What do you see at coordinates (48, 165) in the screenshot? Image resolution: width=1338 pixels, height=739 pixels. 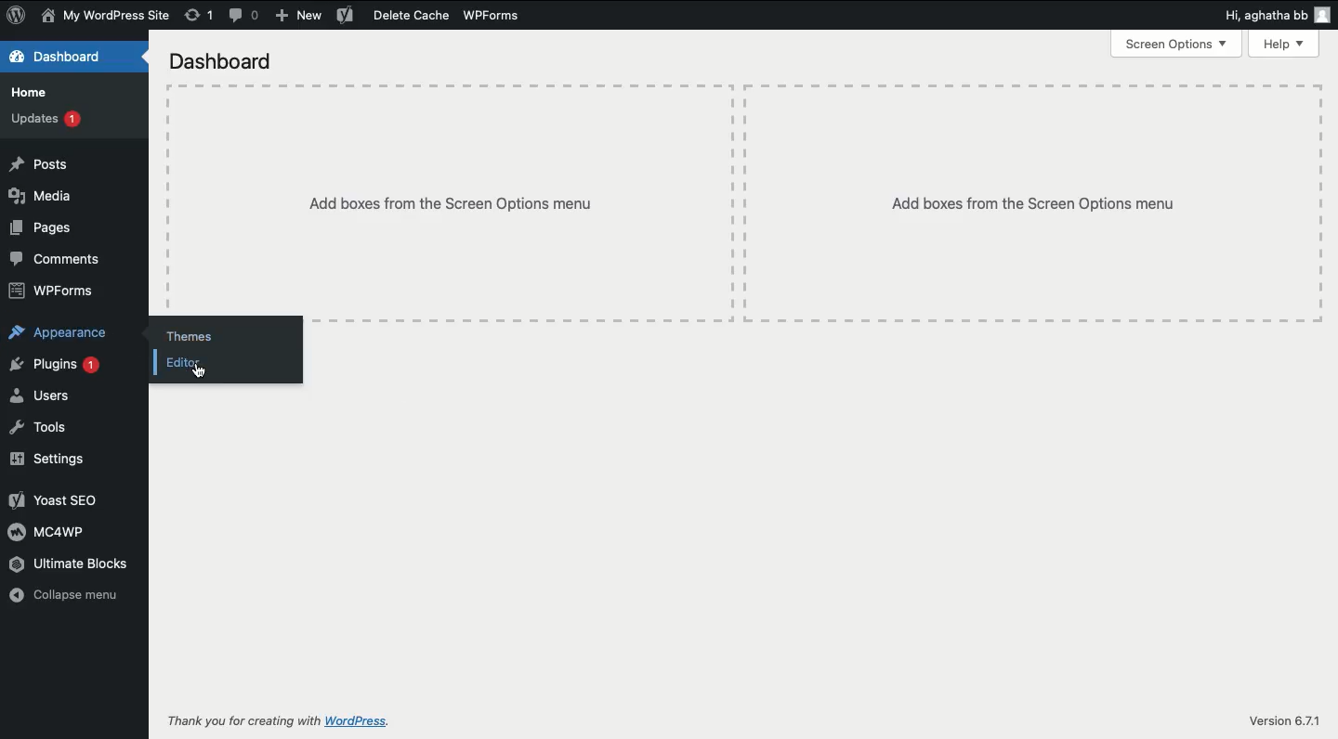 I see `Posts` at bounding box center [48, 165].